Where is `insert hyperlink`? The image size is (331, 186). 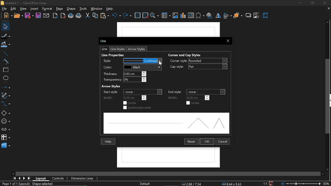
insert hyperlink is located at coordinates (209, 16).